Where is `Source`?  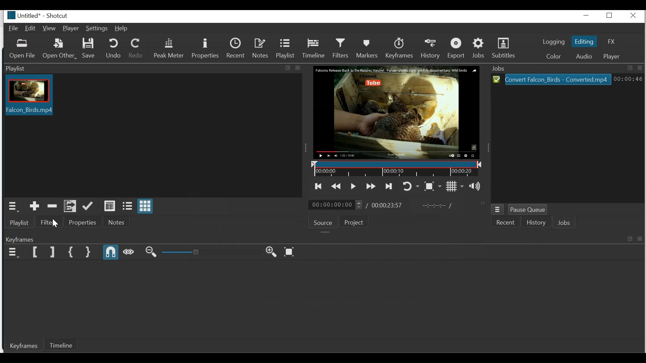
Source is located at coordinates (324, 222).